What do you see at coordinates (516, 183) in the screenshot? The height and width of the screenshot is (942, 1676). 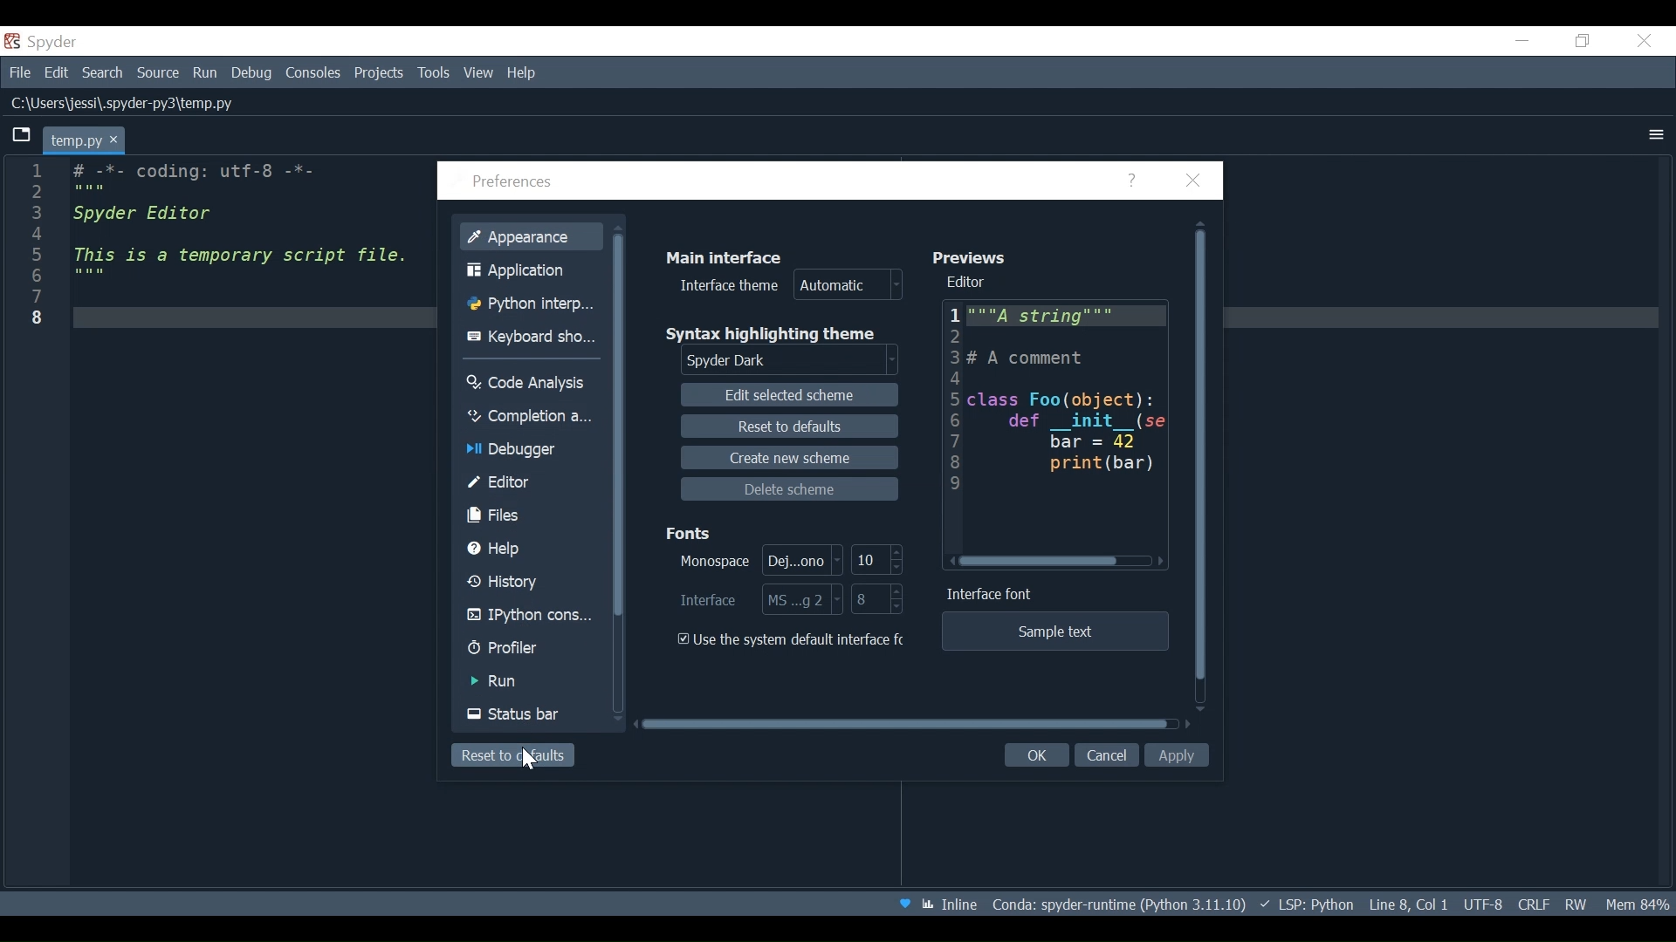 I see `Preferences` at bounding box center [516, 183].